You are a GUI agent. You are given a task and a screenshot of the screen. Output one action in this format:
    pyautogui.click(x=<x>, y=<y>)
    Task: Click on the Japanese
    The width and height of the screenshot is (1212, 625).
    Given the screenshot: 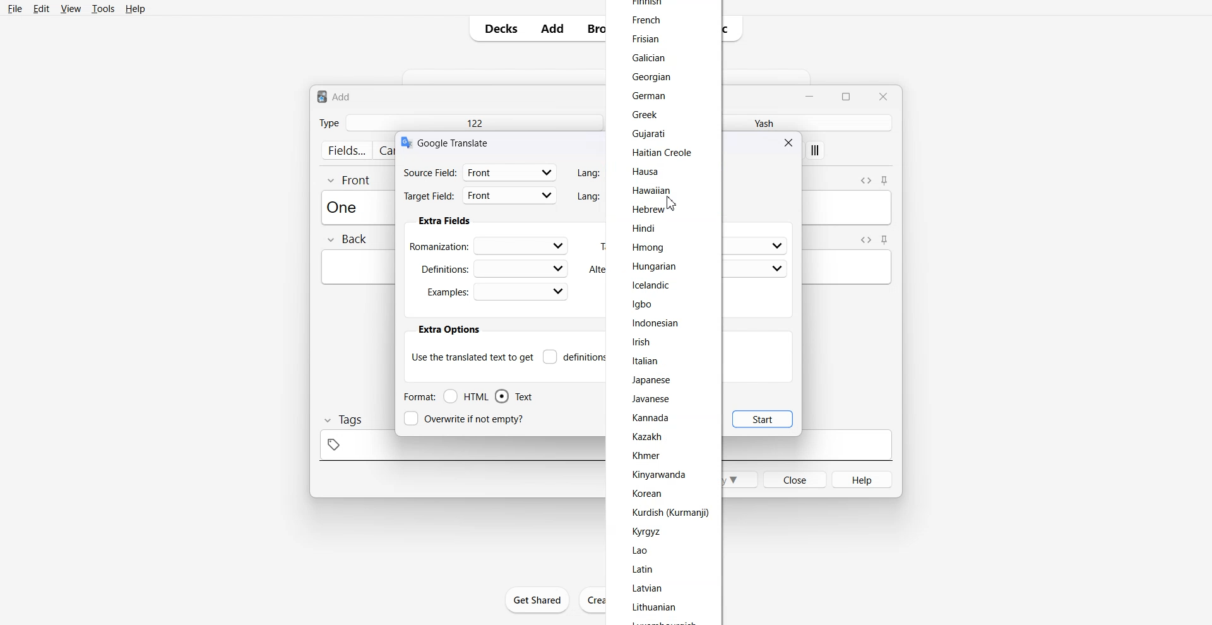 What is the action you would take?
    pyautogui.click(x=651, y=380)
    